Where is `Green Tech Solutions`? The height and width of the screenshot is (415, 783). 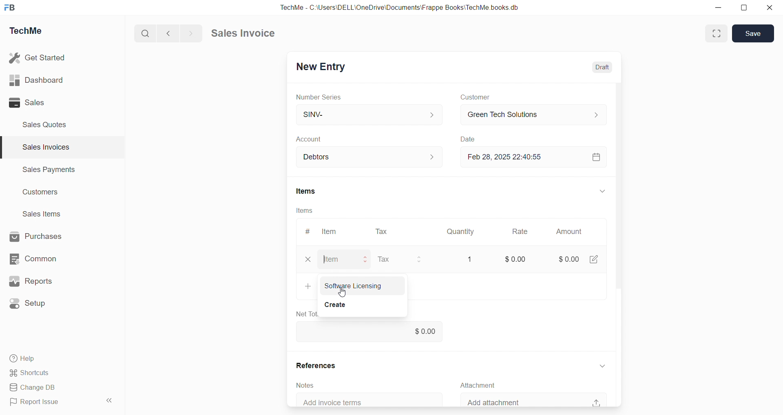 Green Tech Solutions is located at coordinates (535, 115).